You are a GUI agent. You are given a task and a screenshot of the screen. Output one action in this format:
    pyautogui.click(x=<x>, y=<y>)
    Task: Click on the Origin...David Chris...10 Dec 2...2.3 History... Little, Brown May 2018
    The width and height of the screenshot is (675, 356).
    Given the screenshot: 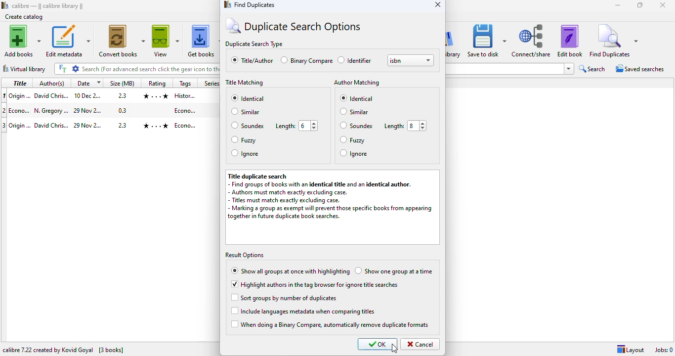 What is the action you would take?
    pyautogui.click(x=113, y=95)
    